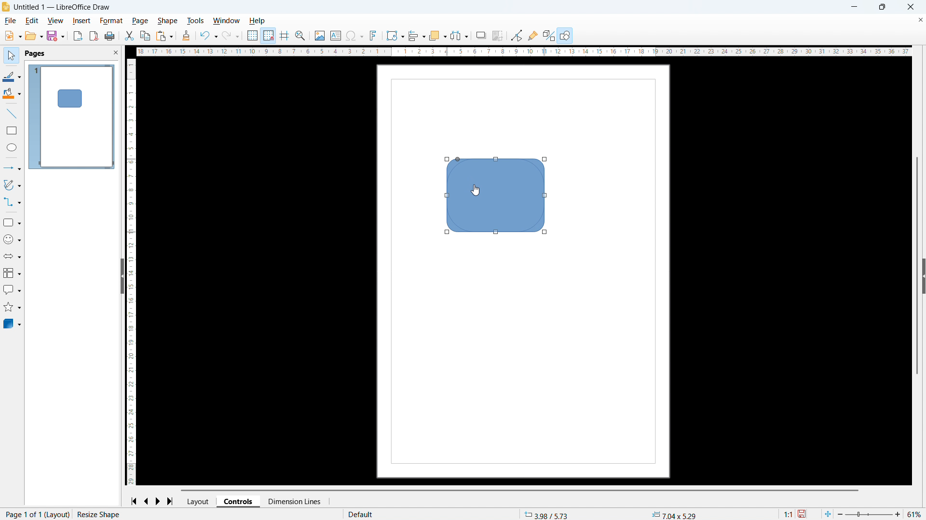 This screenshot has height=520, width=926. I want to click on Show grid, so click(253, 36).